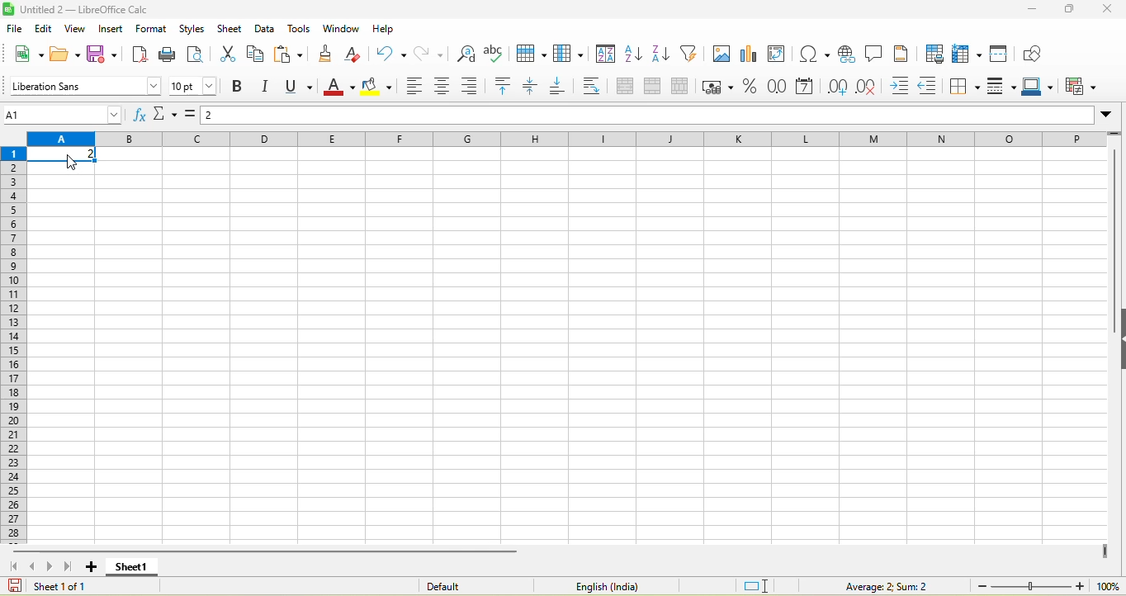 The image size is (1126, 596). What do you see at coordinates (846, 54) in the screenshot?
I see `hyperlink` at bounding box center [846, 54].